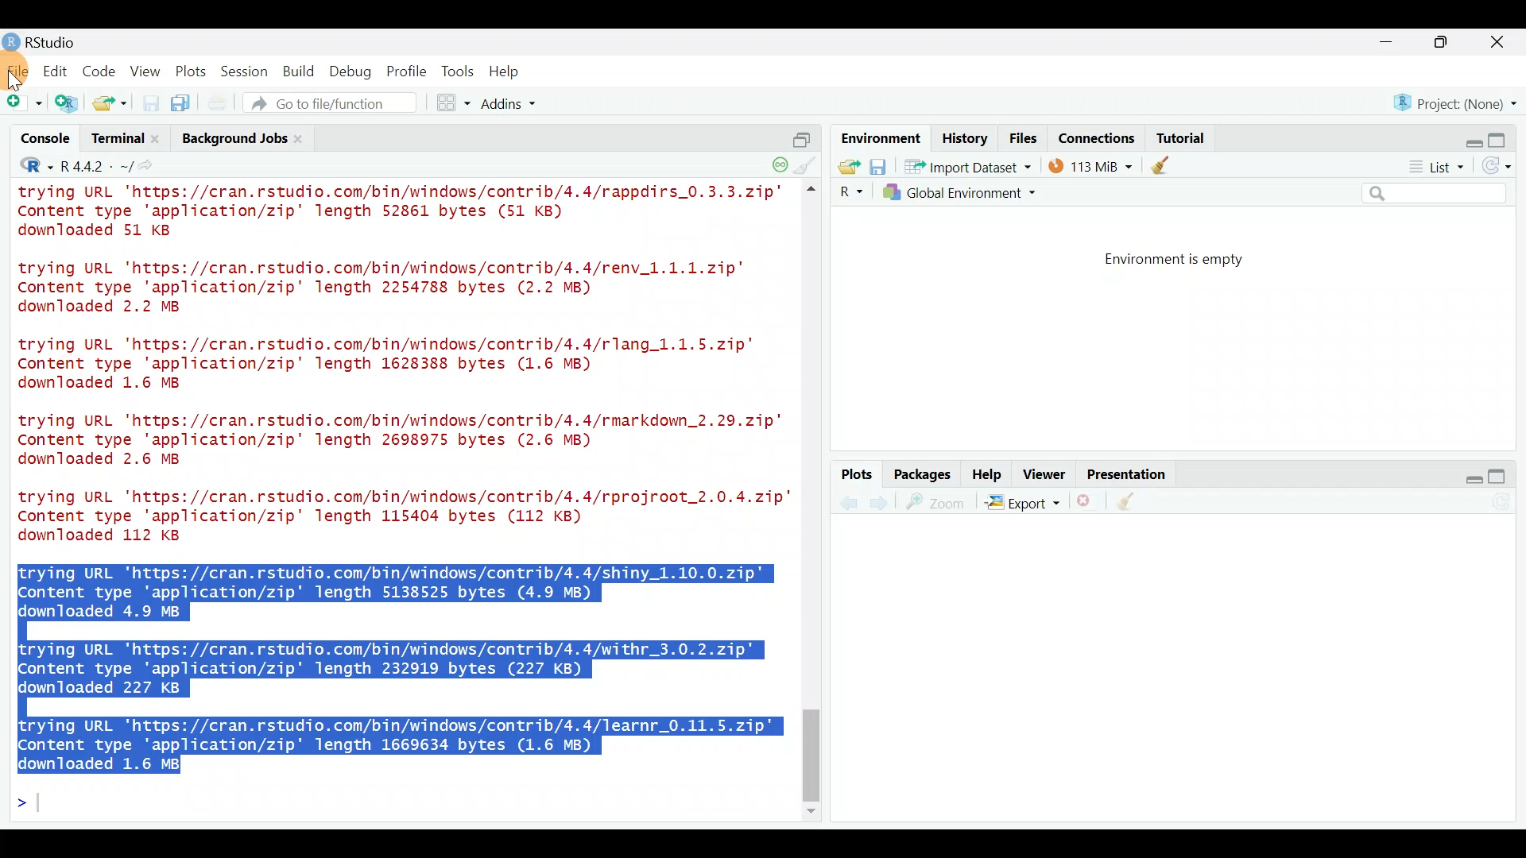 This screenshot has height=858, width=1526. I want to click on Background jobs, so click(232, 138).